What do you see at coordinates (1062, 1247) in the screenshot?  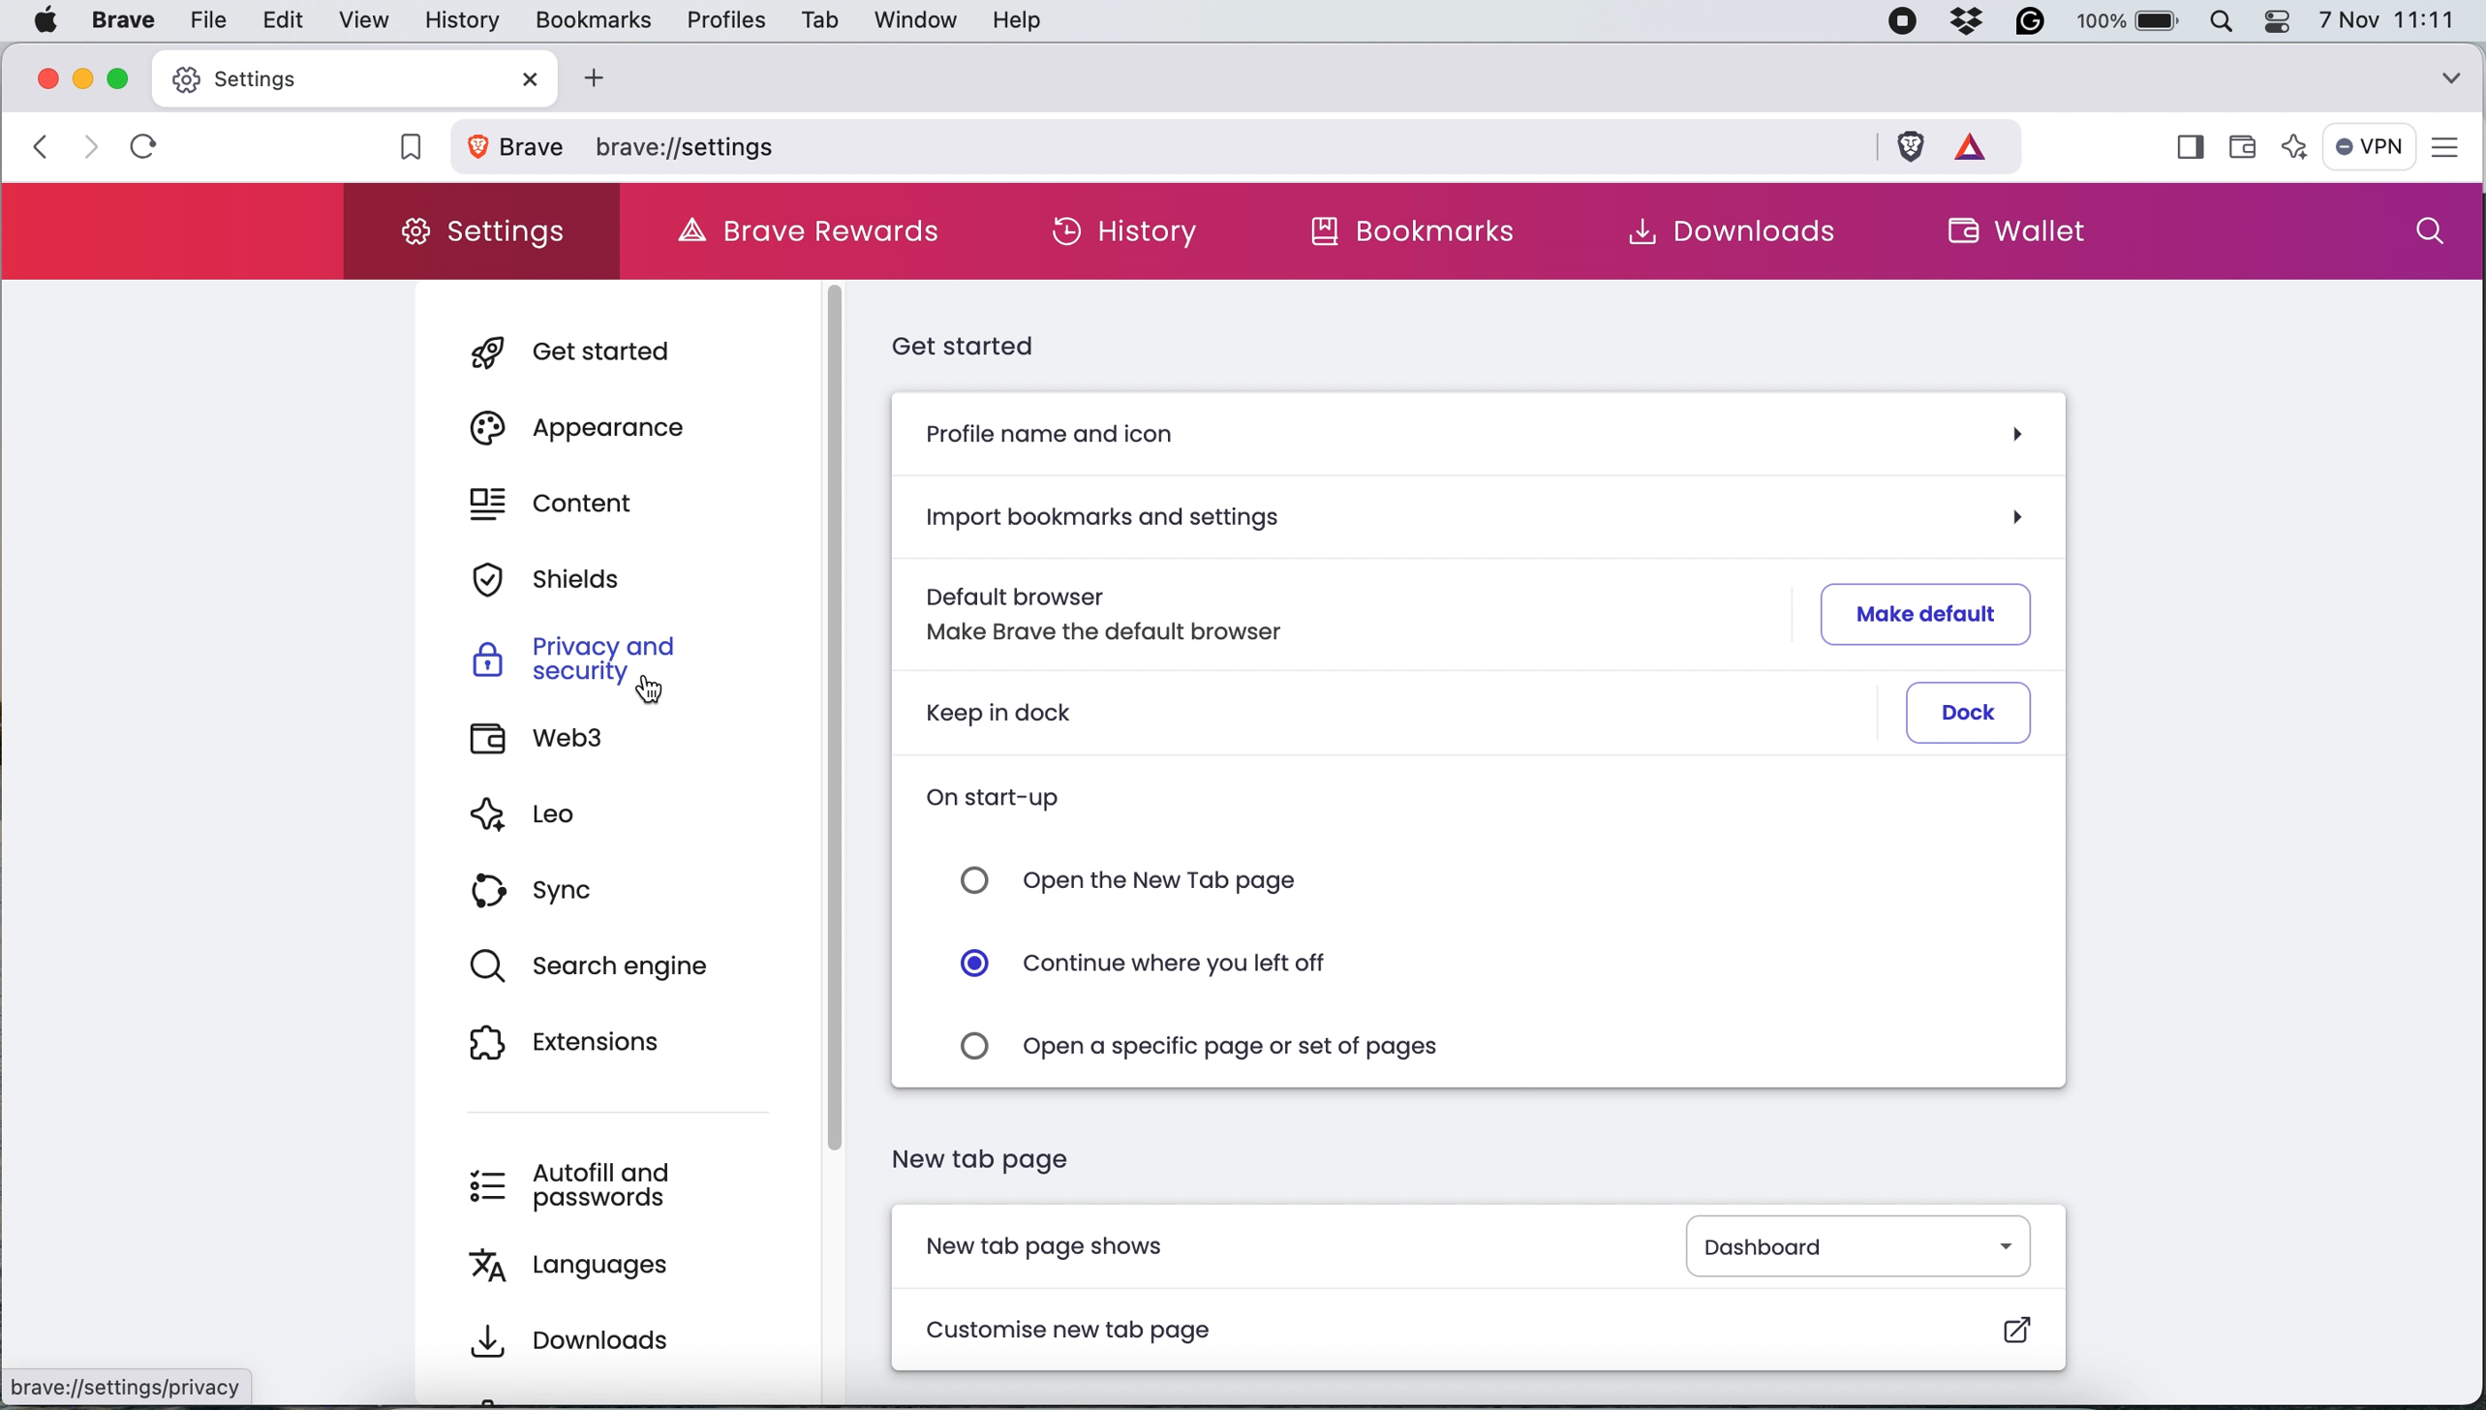 I see `new tab page shows` at bounding box center [1062, 1247].